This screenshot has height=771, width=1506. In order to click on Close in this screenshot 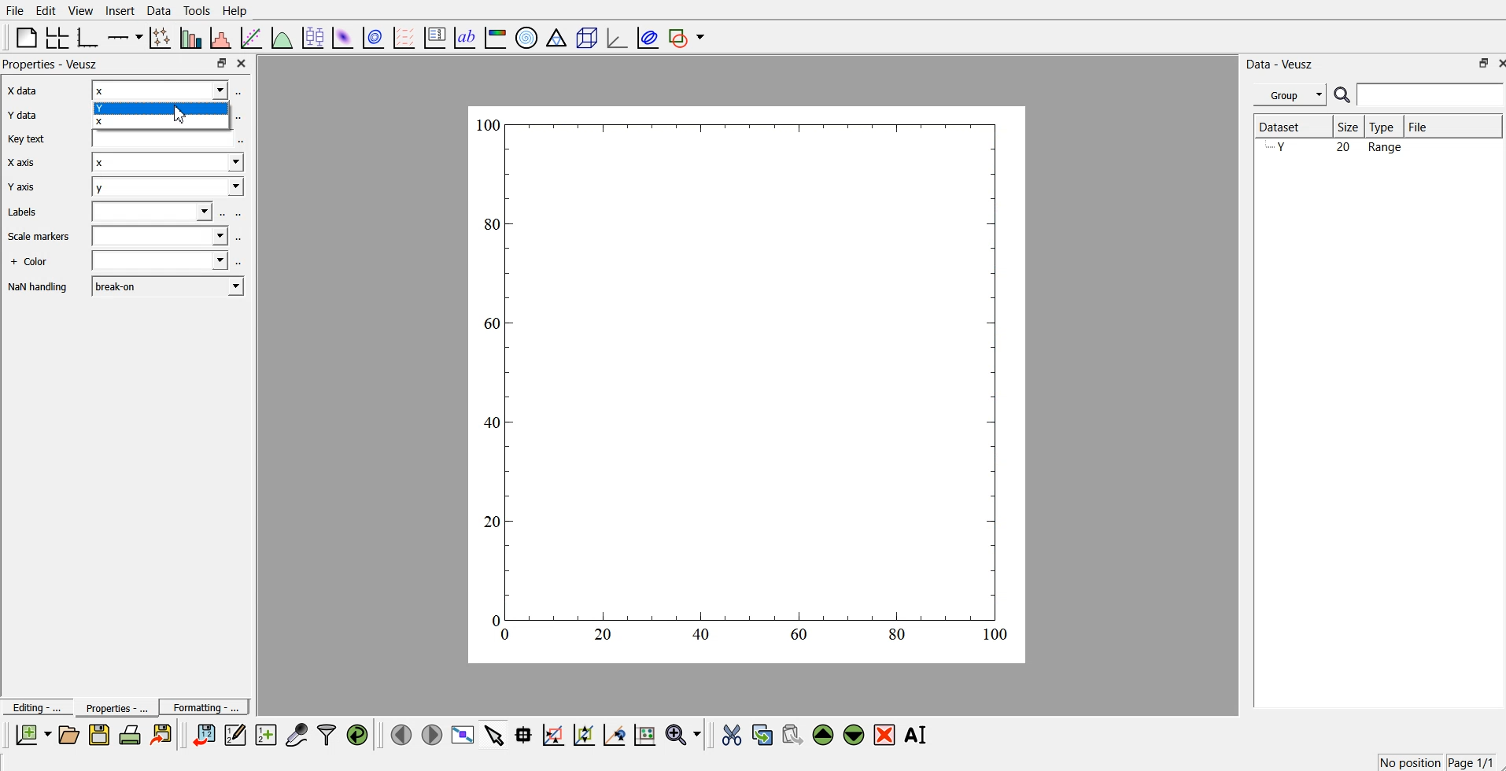, I will do `click(244, 65)`.